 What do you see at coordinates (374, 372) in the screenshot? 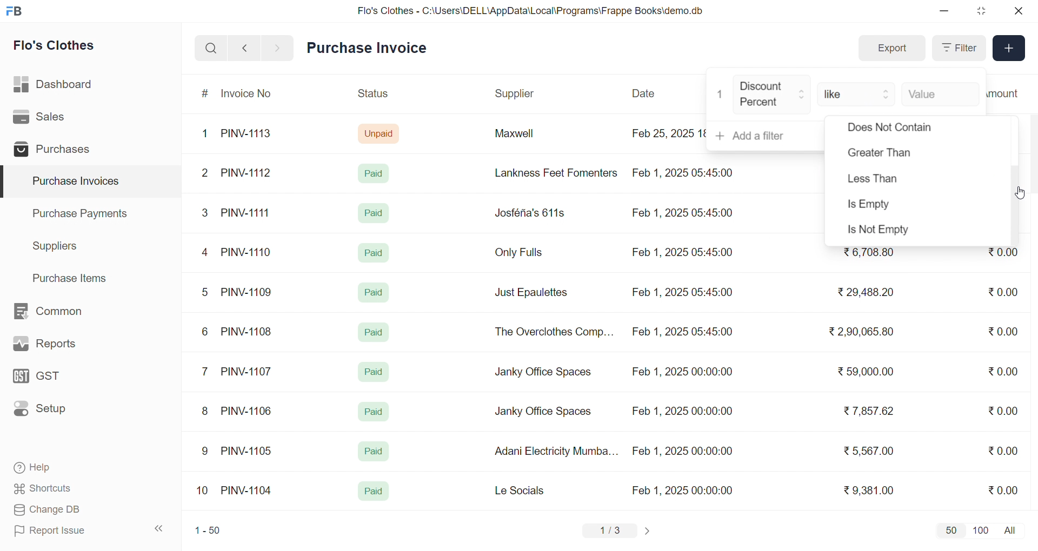
I see `Paid` at bounding box center [374, 372].